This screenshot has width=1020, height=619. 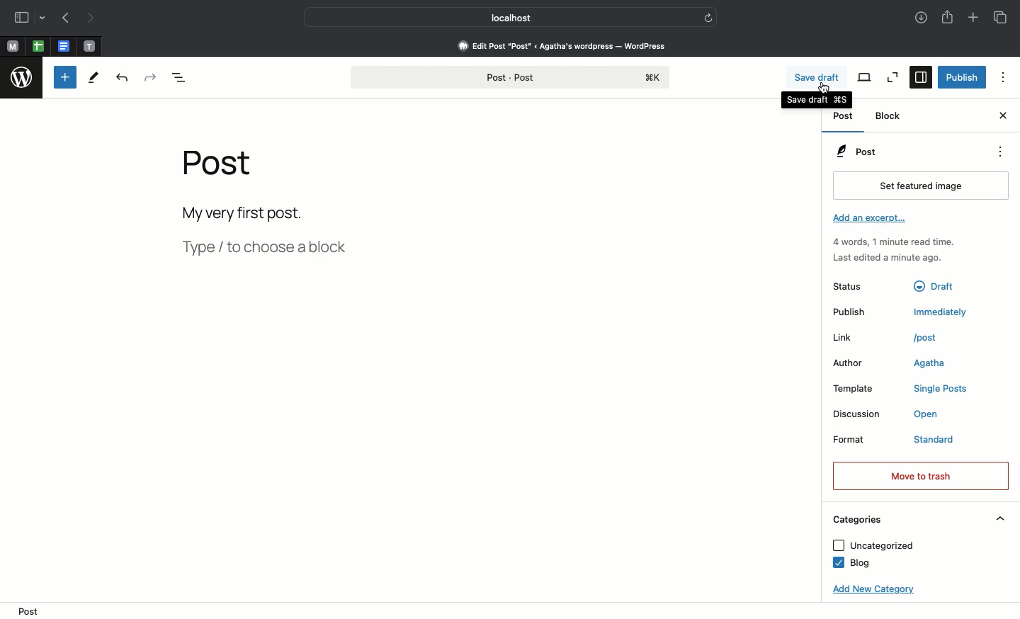 I want to click on Format, so click(x=861, y=442).